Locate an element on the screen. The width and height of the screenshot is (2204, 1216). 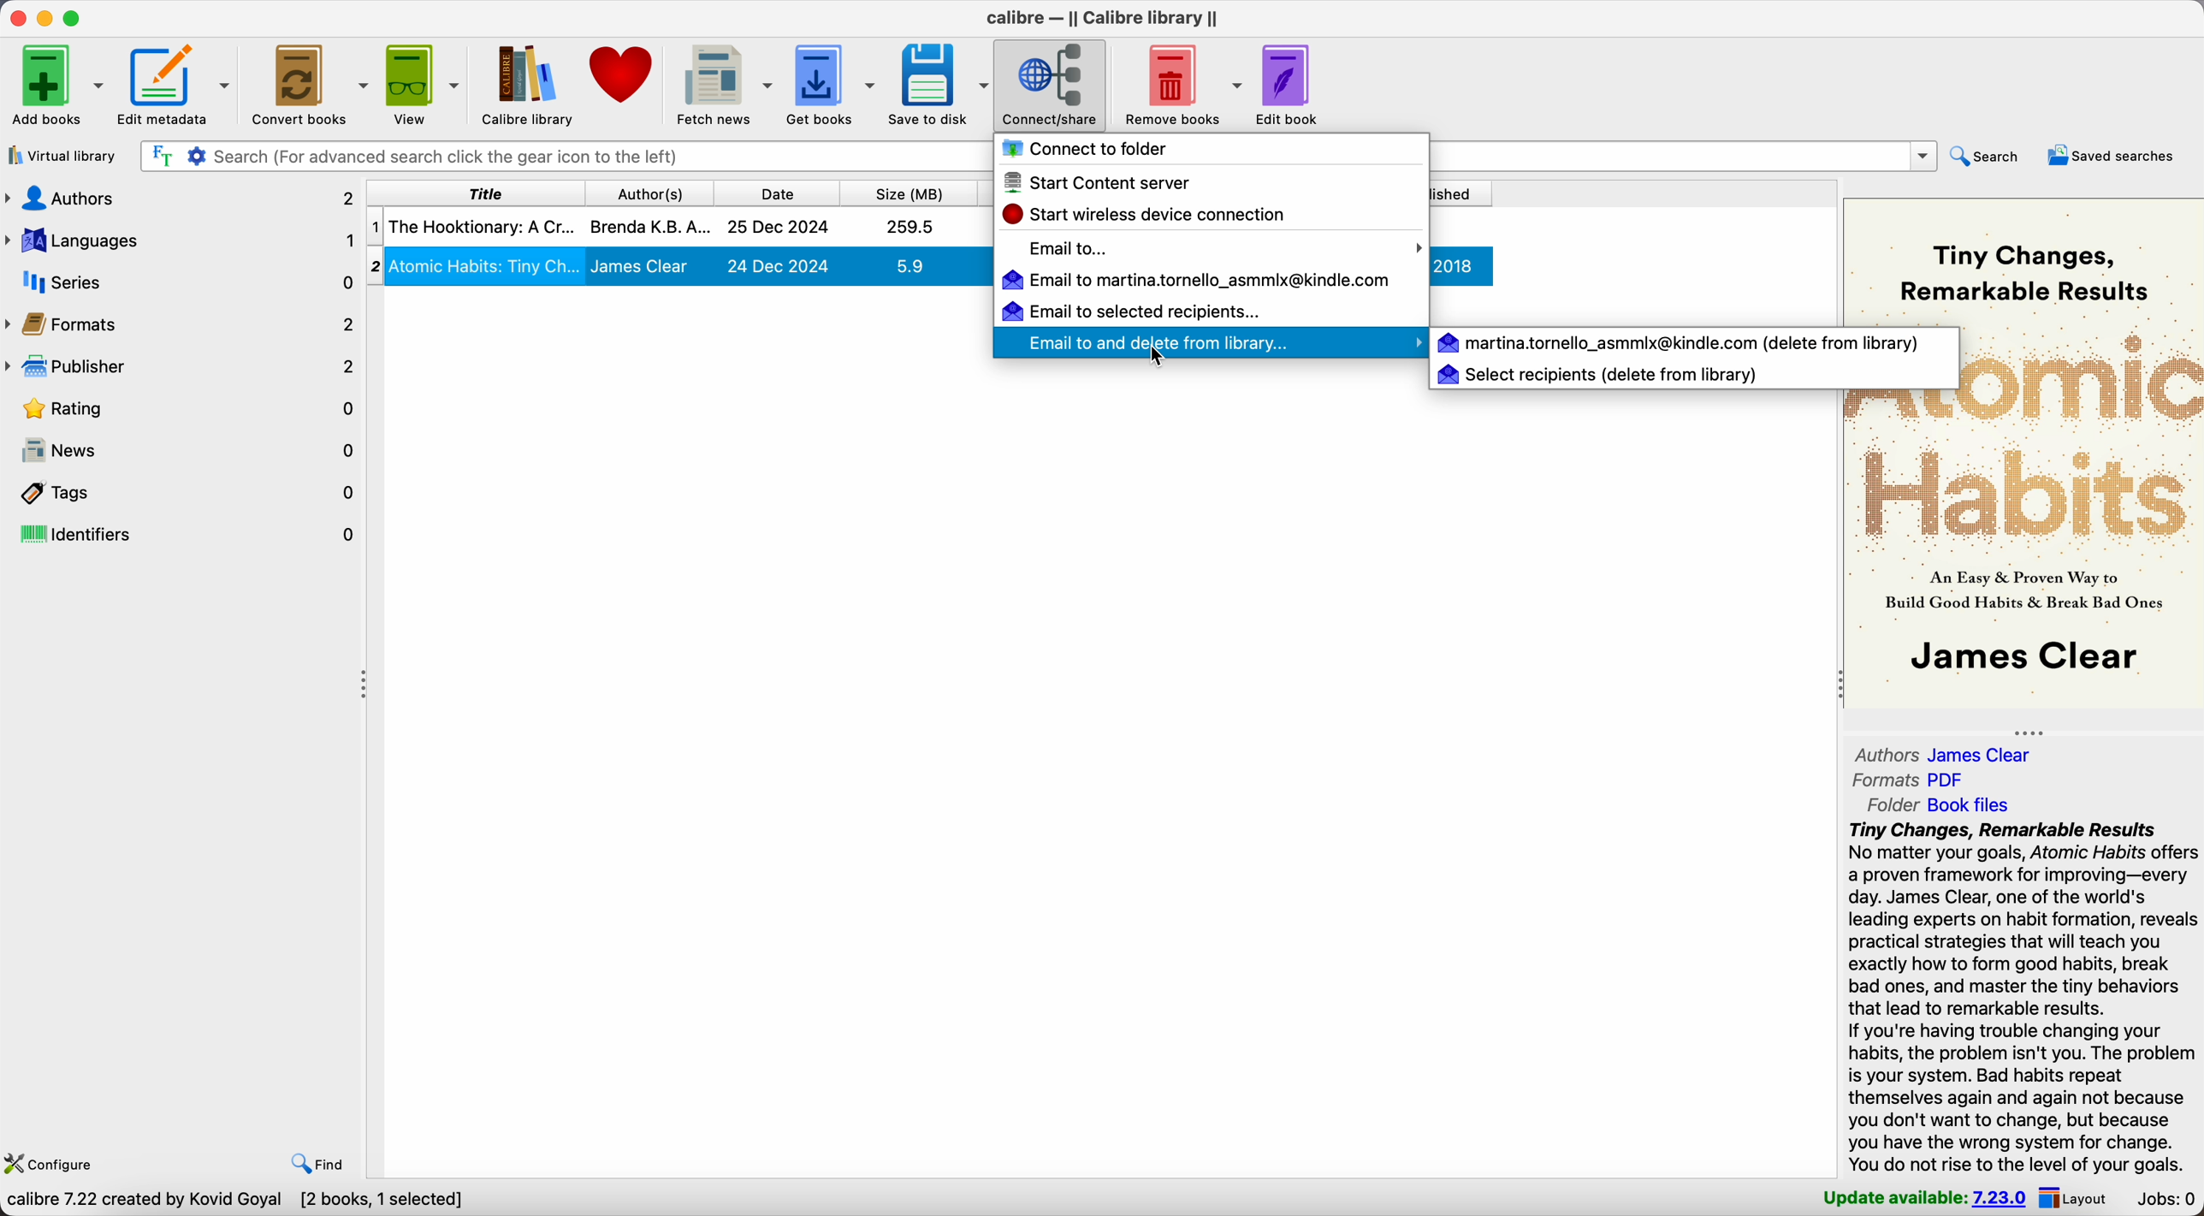
25 Dec 2024 is located at coordinates (779, 228).